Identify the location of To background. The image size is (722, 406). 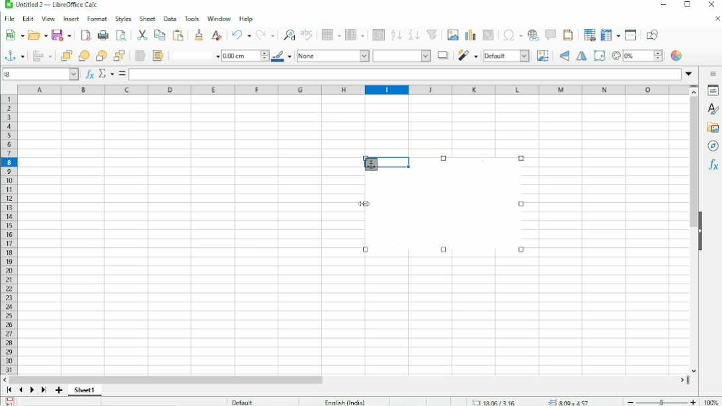
(157, 56).